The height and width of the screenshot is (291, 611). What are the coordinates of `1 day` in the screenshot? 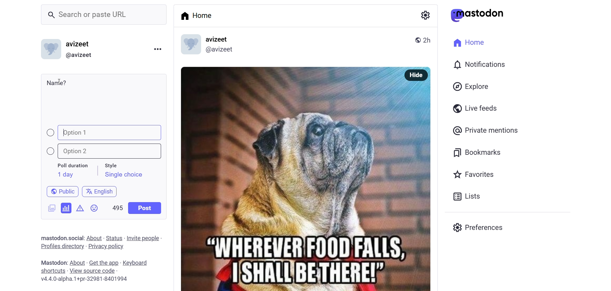 It's located at (64, 175).